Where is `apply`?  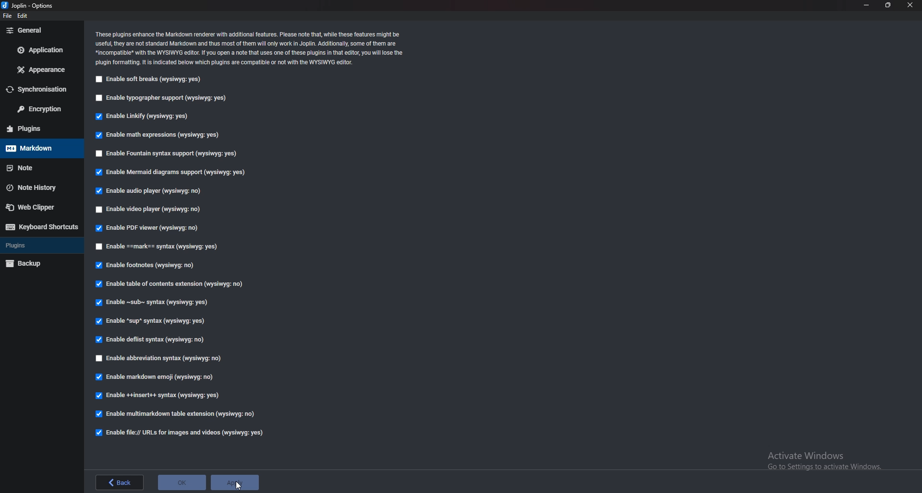 apply is located at coordinates (234, 483).